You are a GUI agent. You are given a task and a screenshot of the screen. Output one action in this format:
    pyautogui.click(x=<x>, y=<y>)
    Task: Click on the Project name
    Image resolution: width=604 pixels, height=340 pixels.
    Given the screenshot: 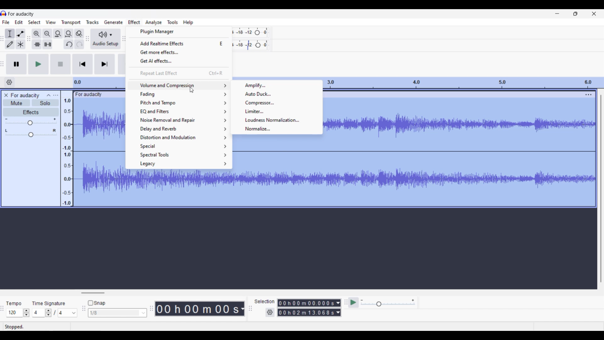 What is the action you would take?
    pyautogui.click(x=21, y=14)
    